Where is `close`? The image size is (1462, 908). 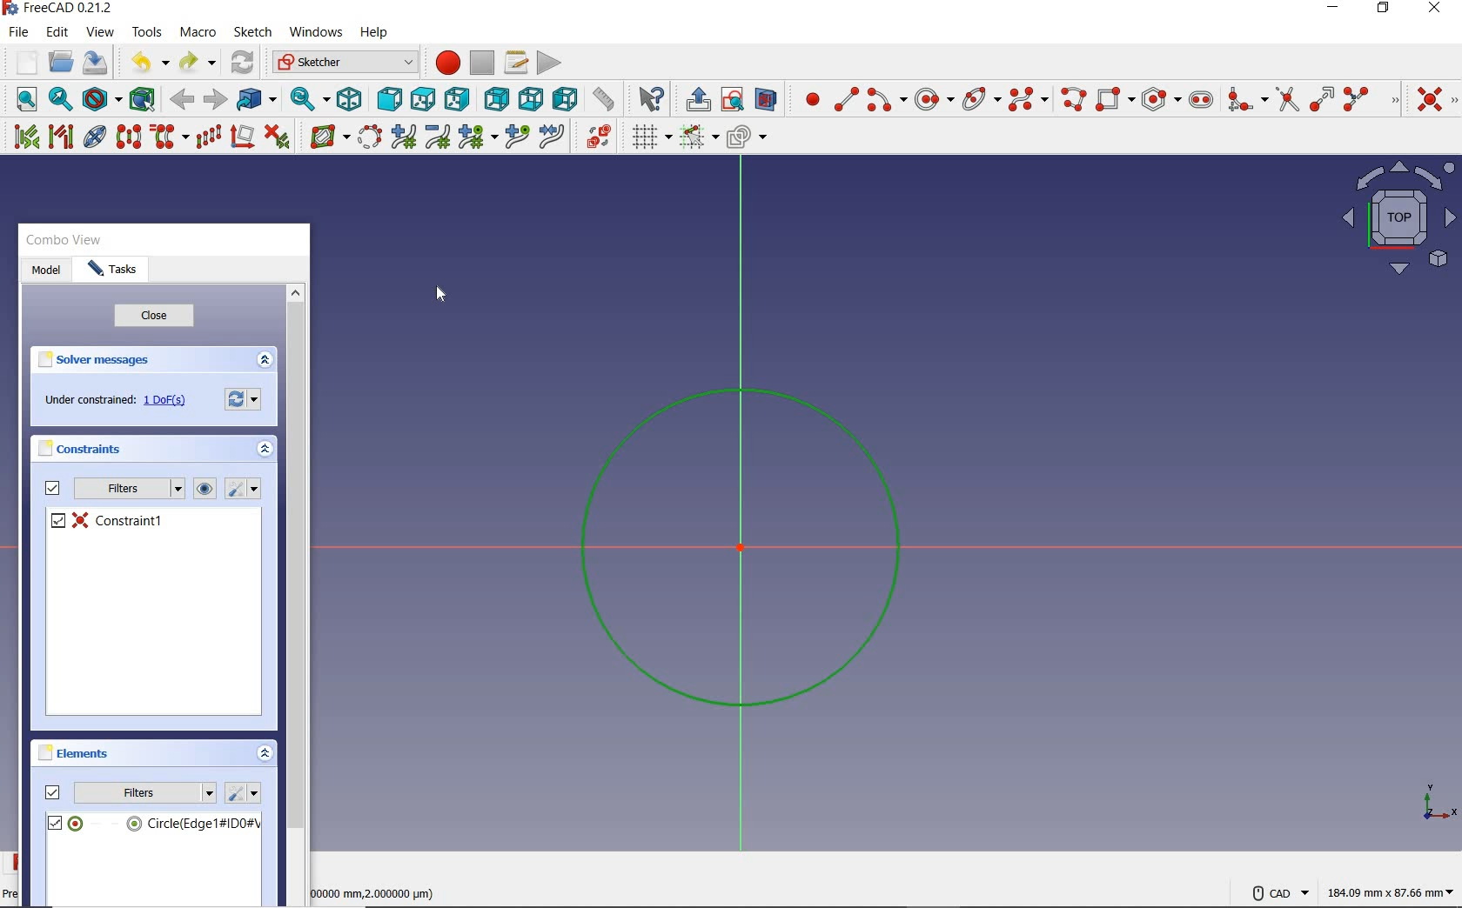
close is located at coordinates (155, 316).